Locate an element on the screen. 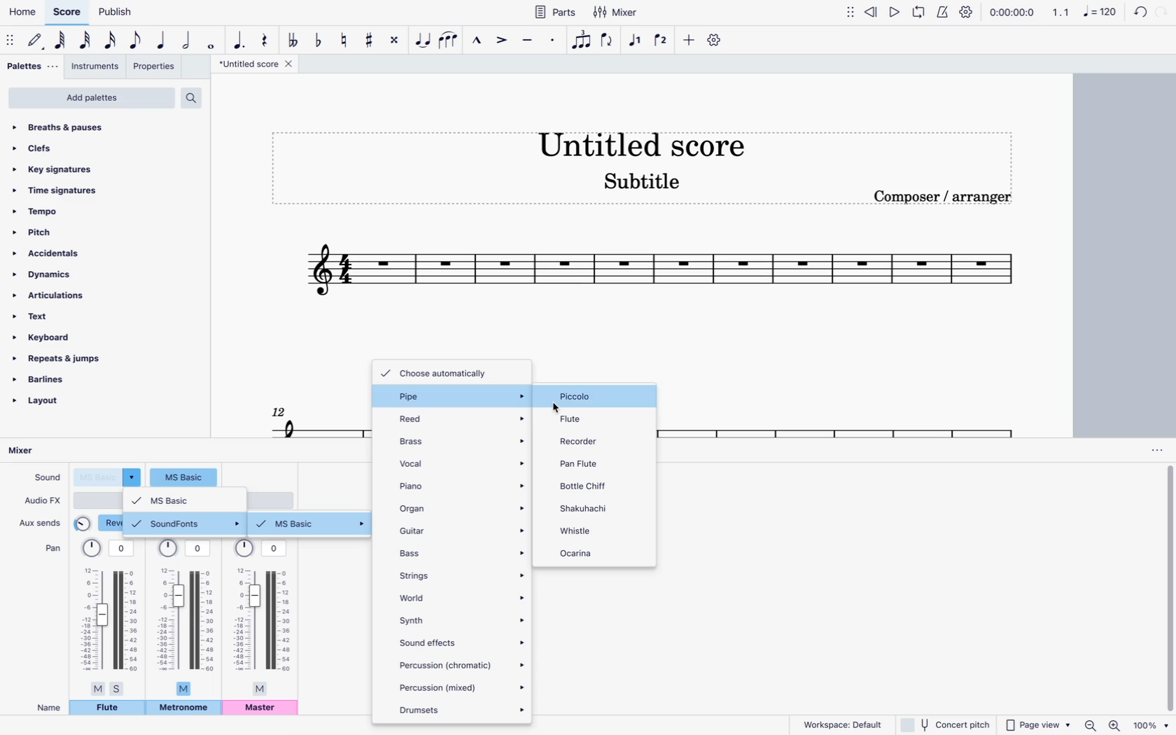 The height and width of the screenshot is (735, 1176). instruments is located at coordinates (96, 68).